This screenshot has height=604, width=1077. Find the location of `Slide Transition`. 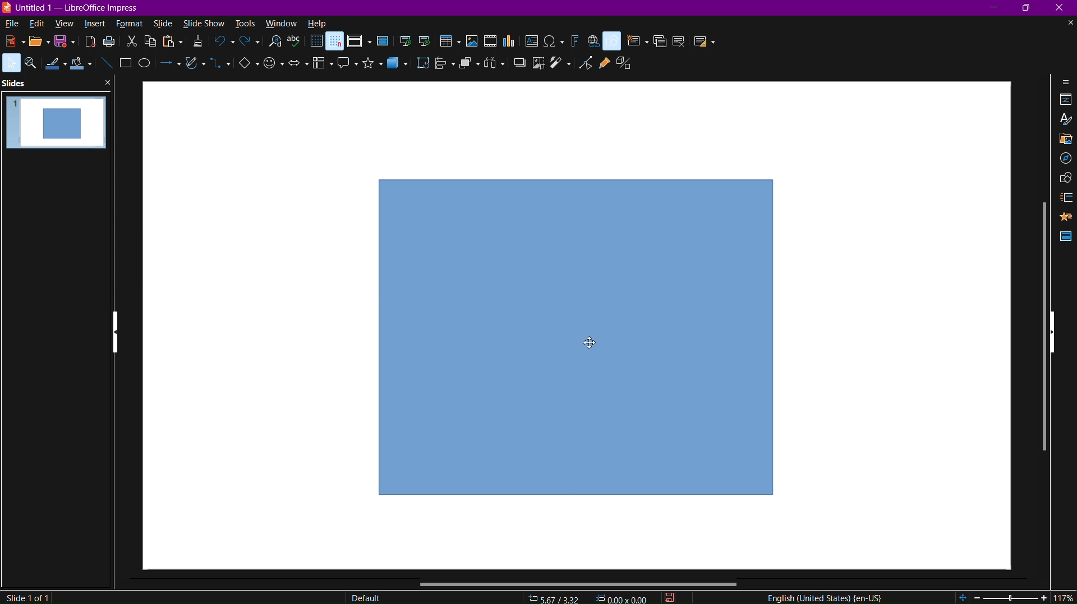

Slide Transition is located at coordinates (1065, 197).